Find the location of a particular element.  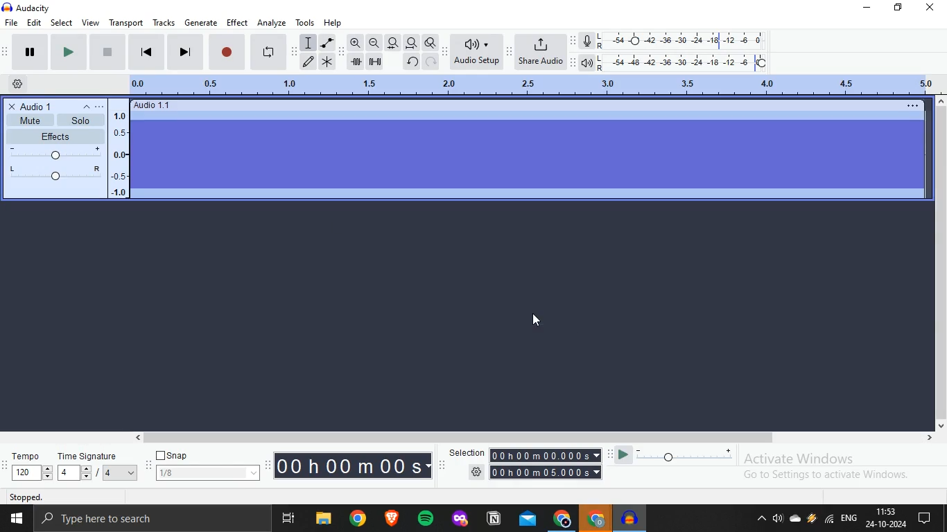

File is located at coordinates (12, 23).